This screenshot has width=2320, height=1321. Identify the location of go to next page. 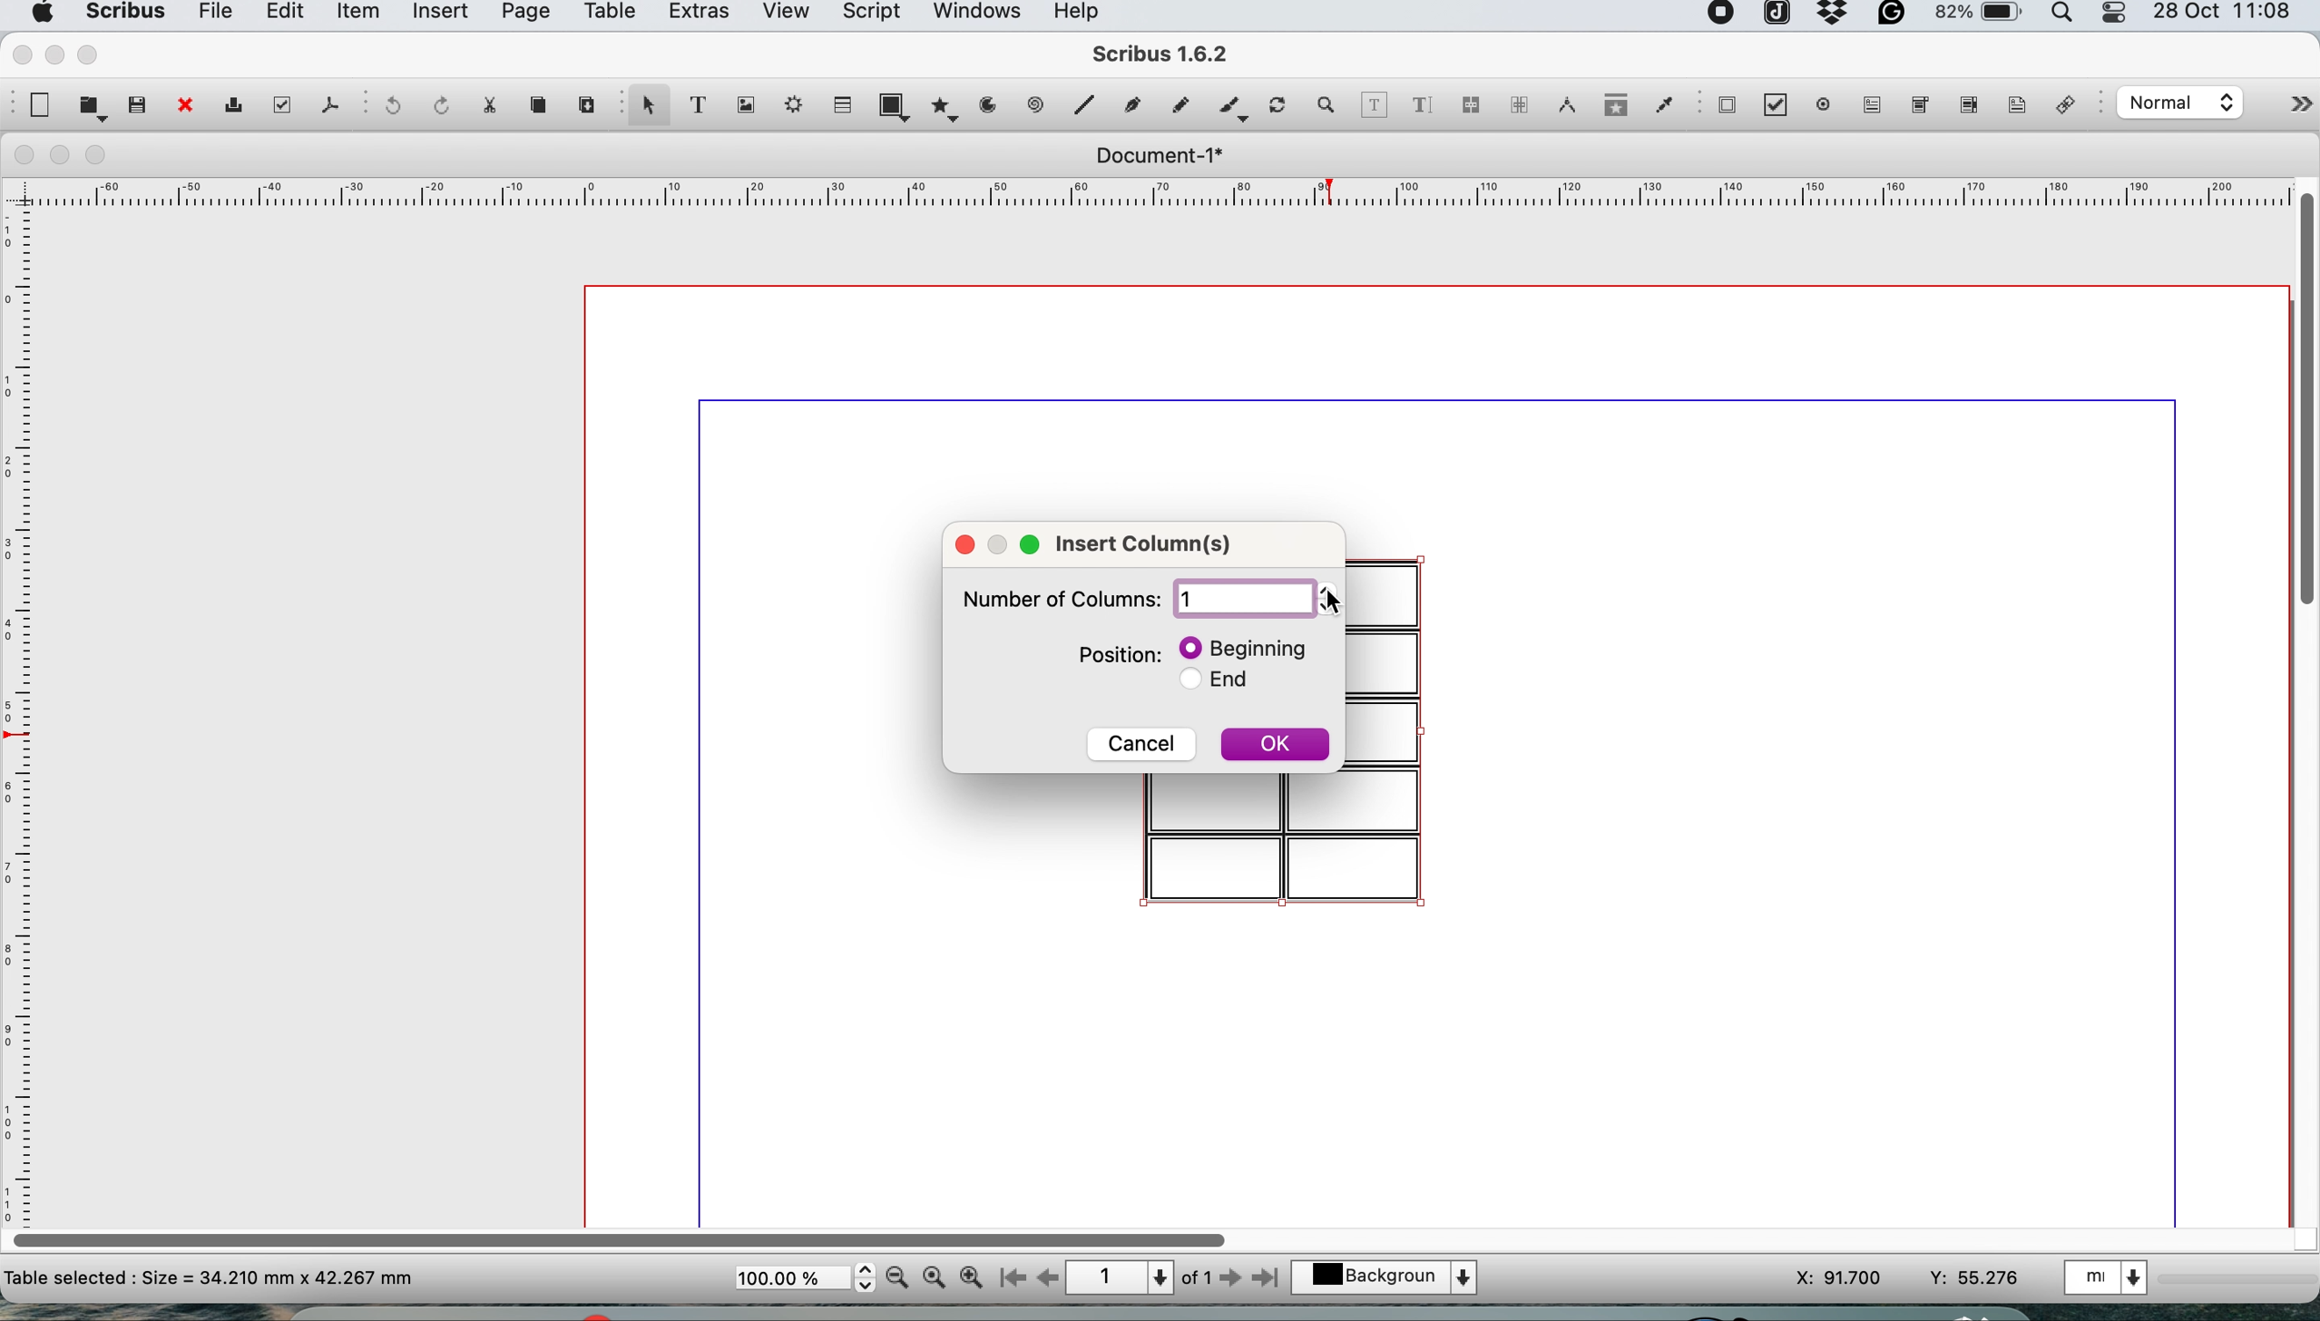
(1230, 1279).